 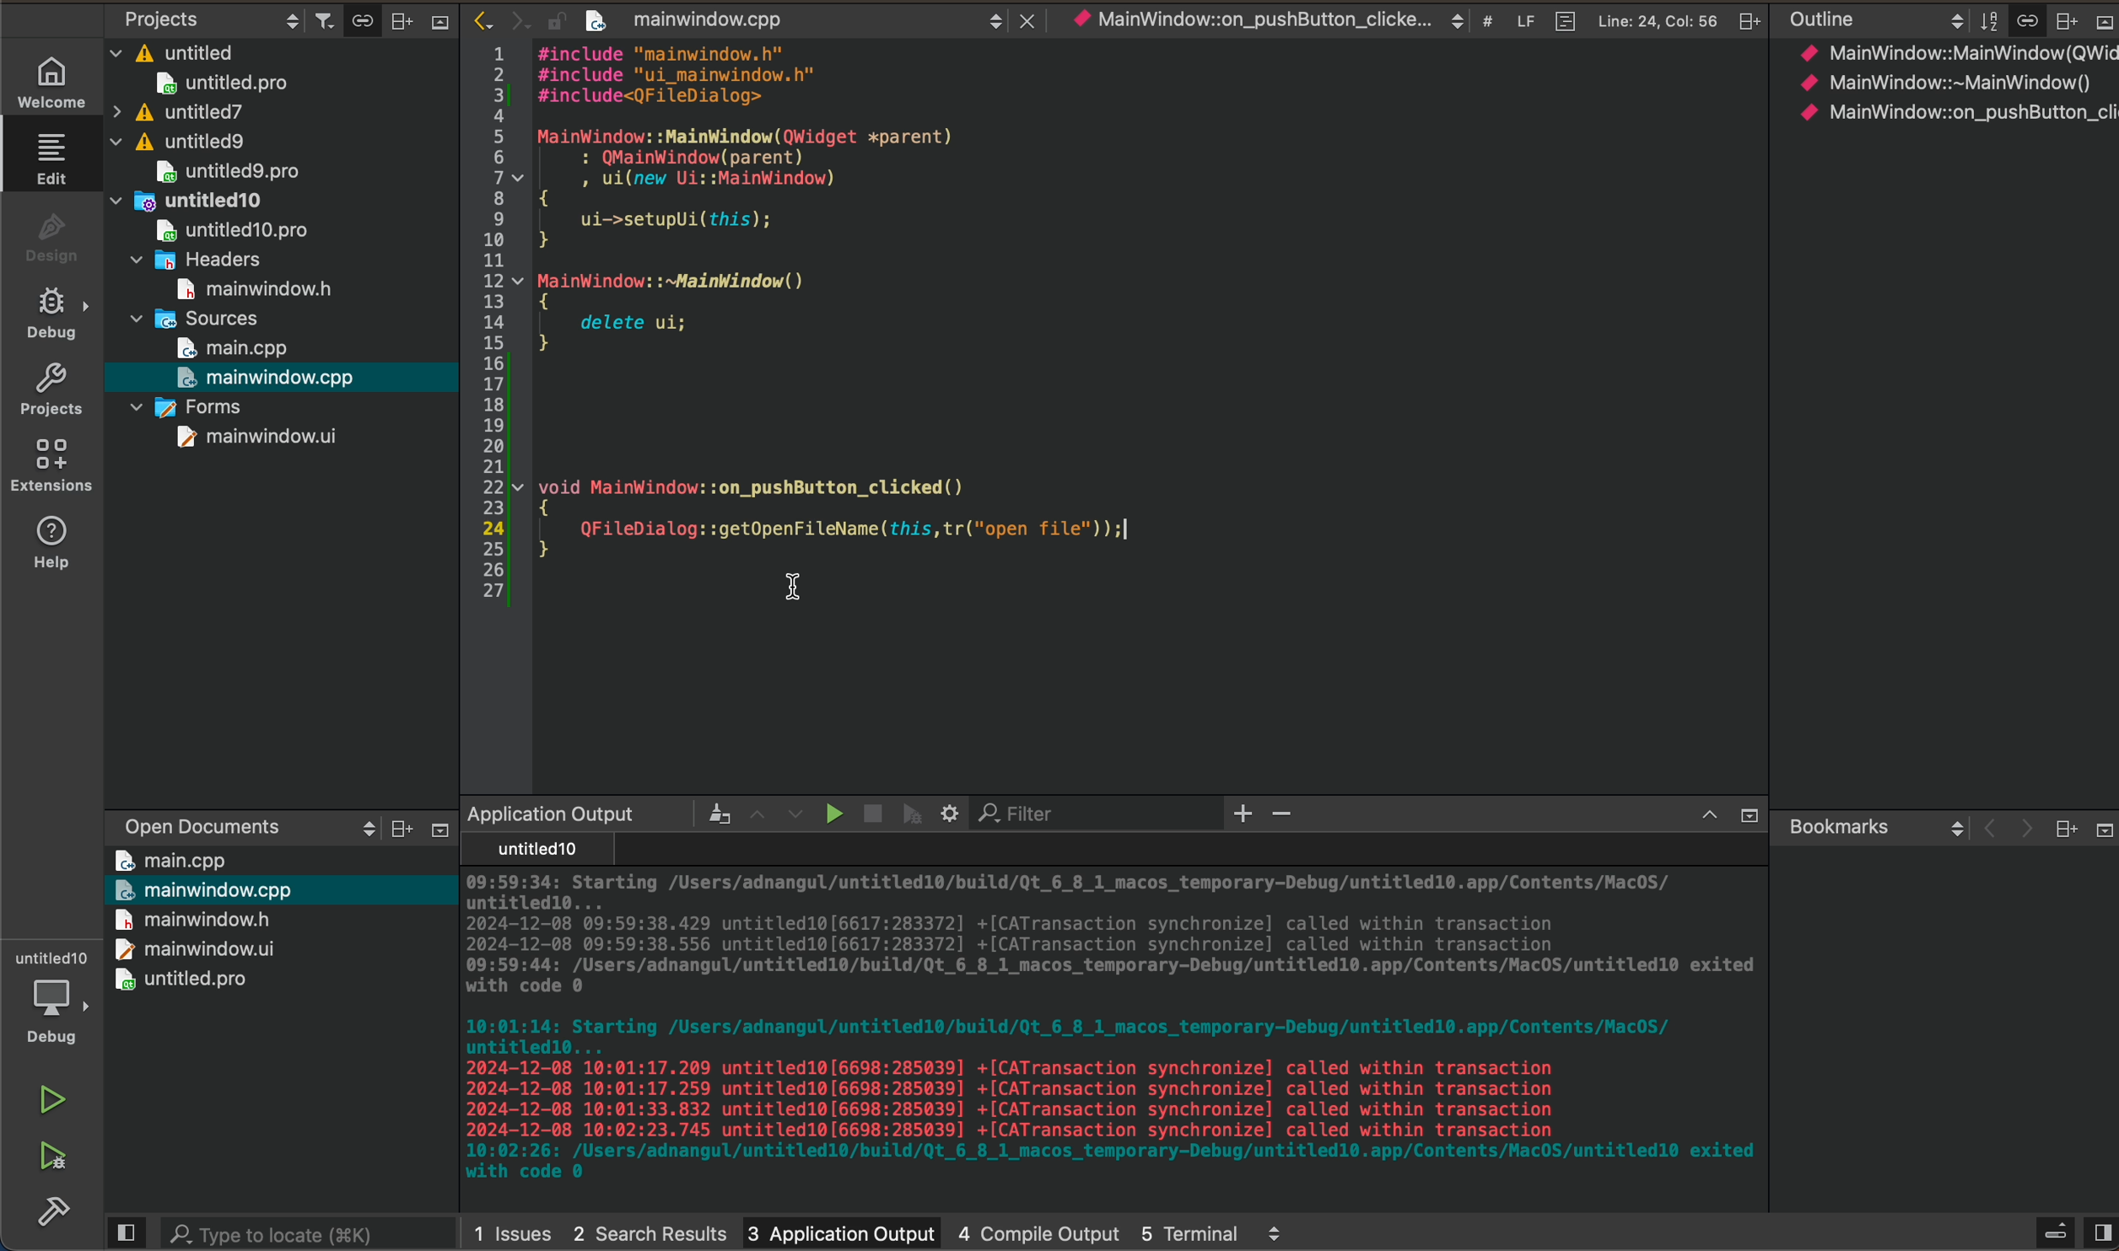 What do you see at coordinates (400, 19) in the screenshot?
I see `` at bounding box center [400, 19].